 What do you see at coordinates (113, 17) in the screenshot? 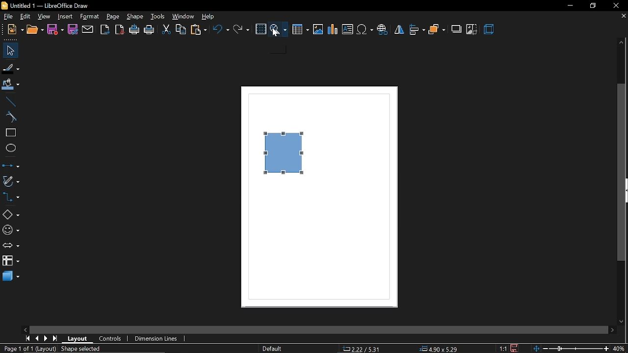
I see `page` at bounding box center [113, 17].